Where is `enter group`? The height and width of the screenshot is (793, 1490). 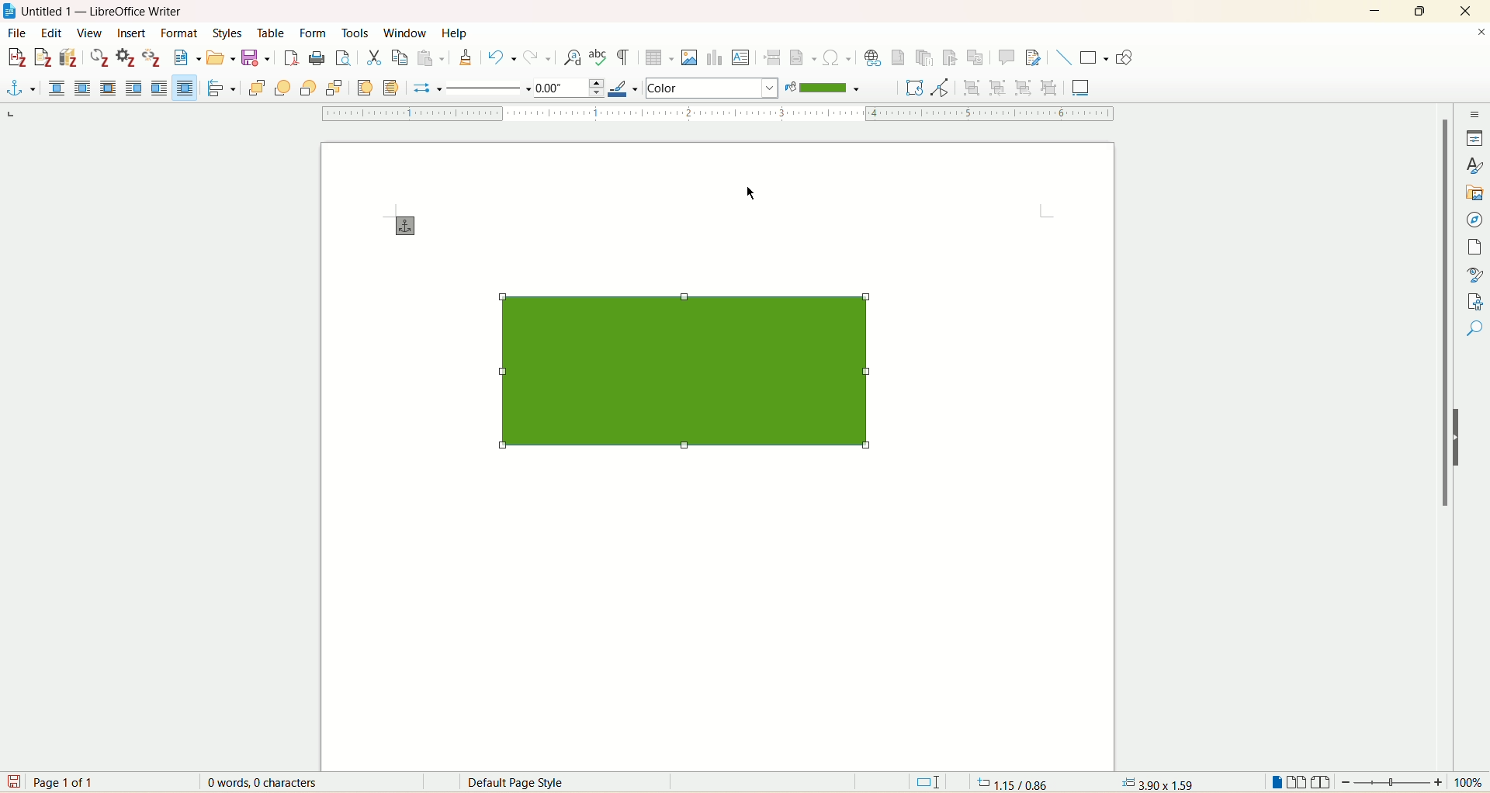
enter group is located at coordinates (998, 87).